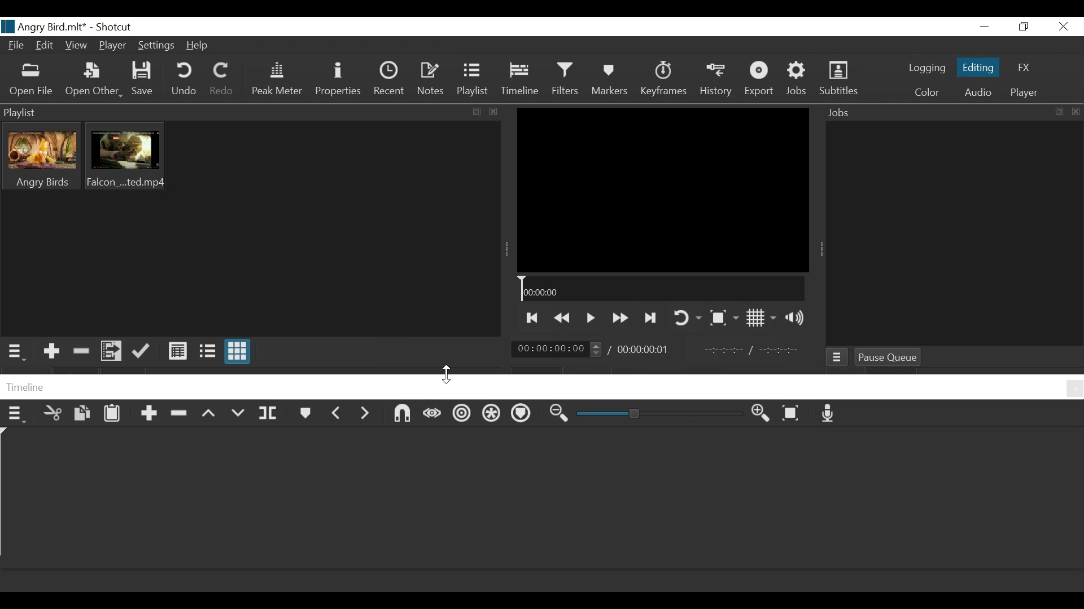  Describe the element at coordinates (278, 80) in the screenshot. I see `Peak Meter` at that location.